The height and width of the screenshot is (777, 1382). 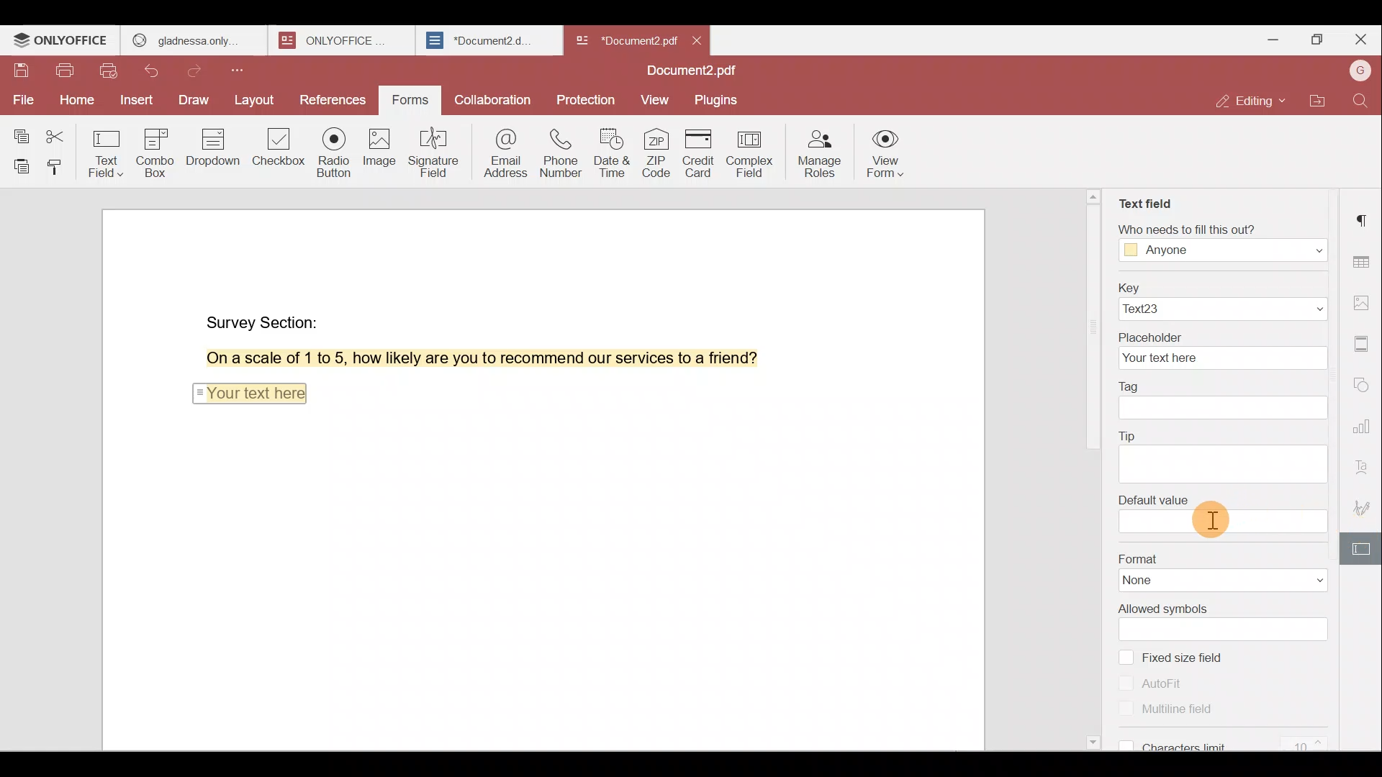 What do you see at coordinates (718, 99) in the screenshot?
I see `Plugins` at bounding box center [718, 99].